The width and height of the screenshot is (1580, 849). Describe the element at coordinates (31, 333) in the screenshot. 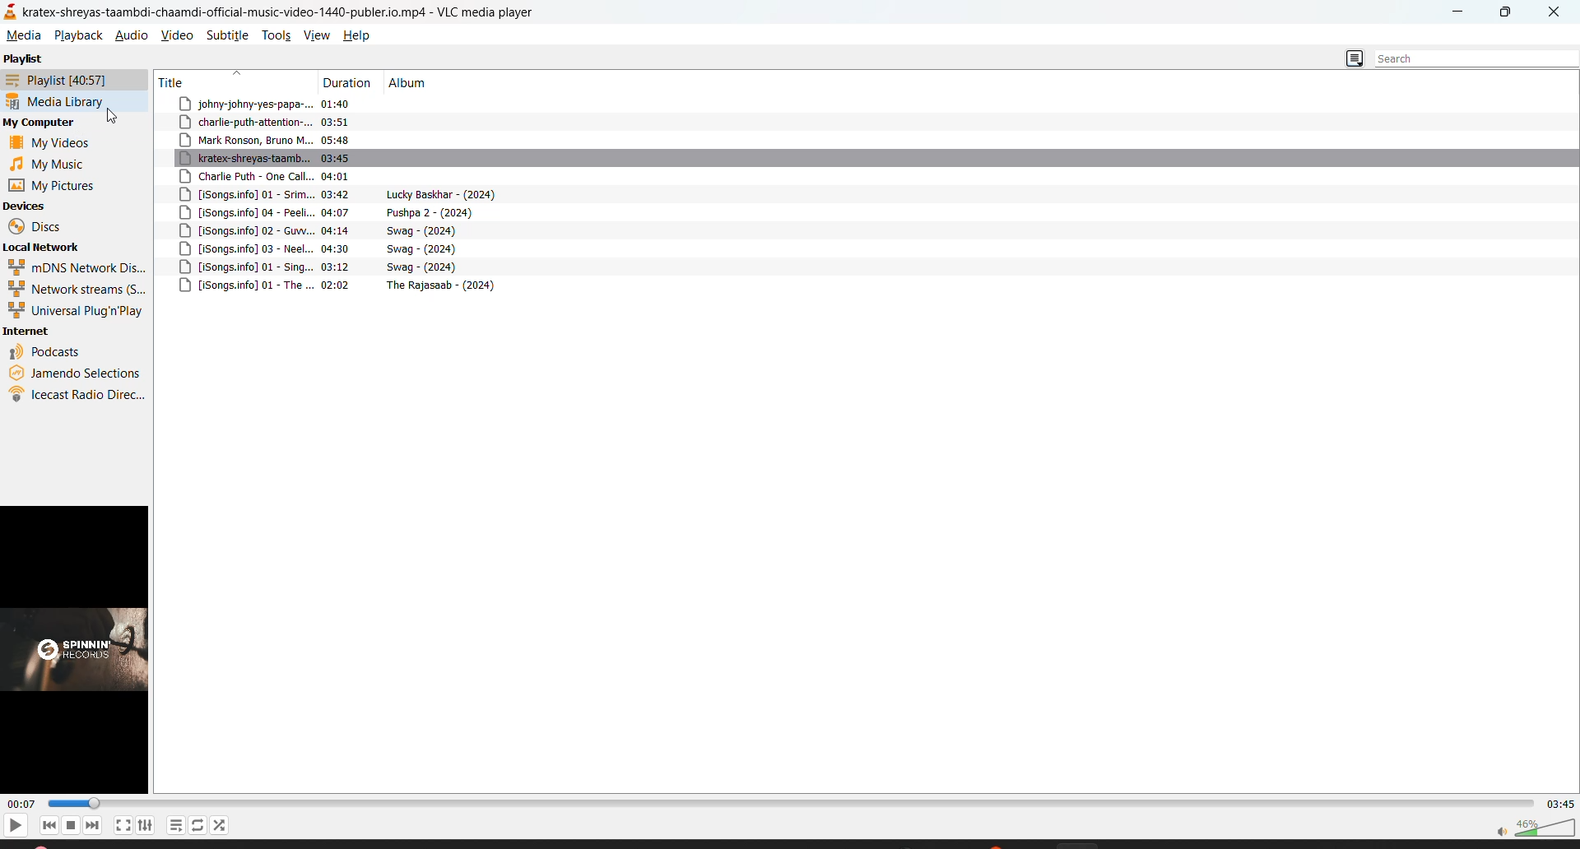

I see `internet` at that location.